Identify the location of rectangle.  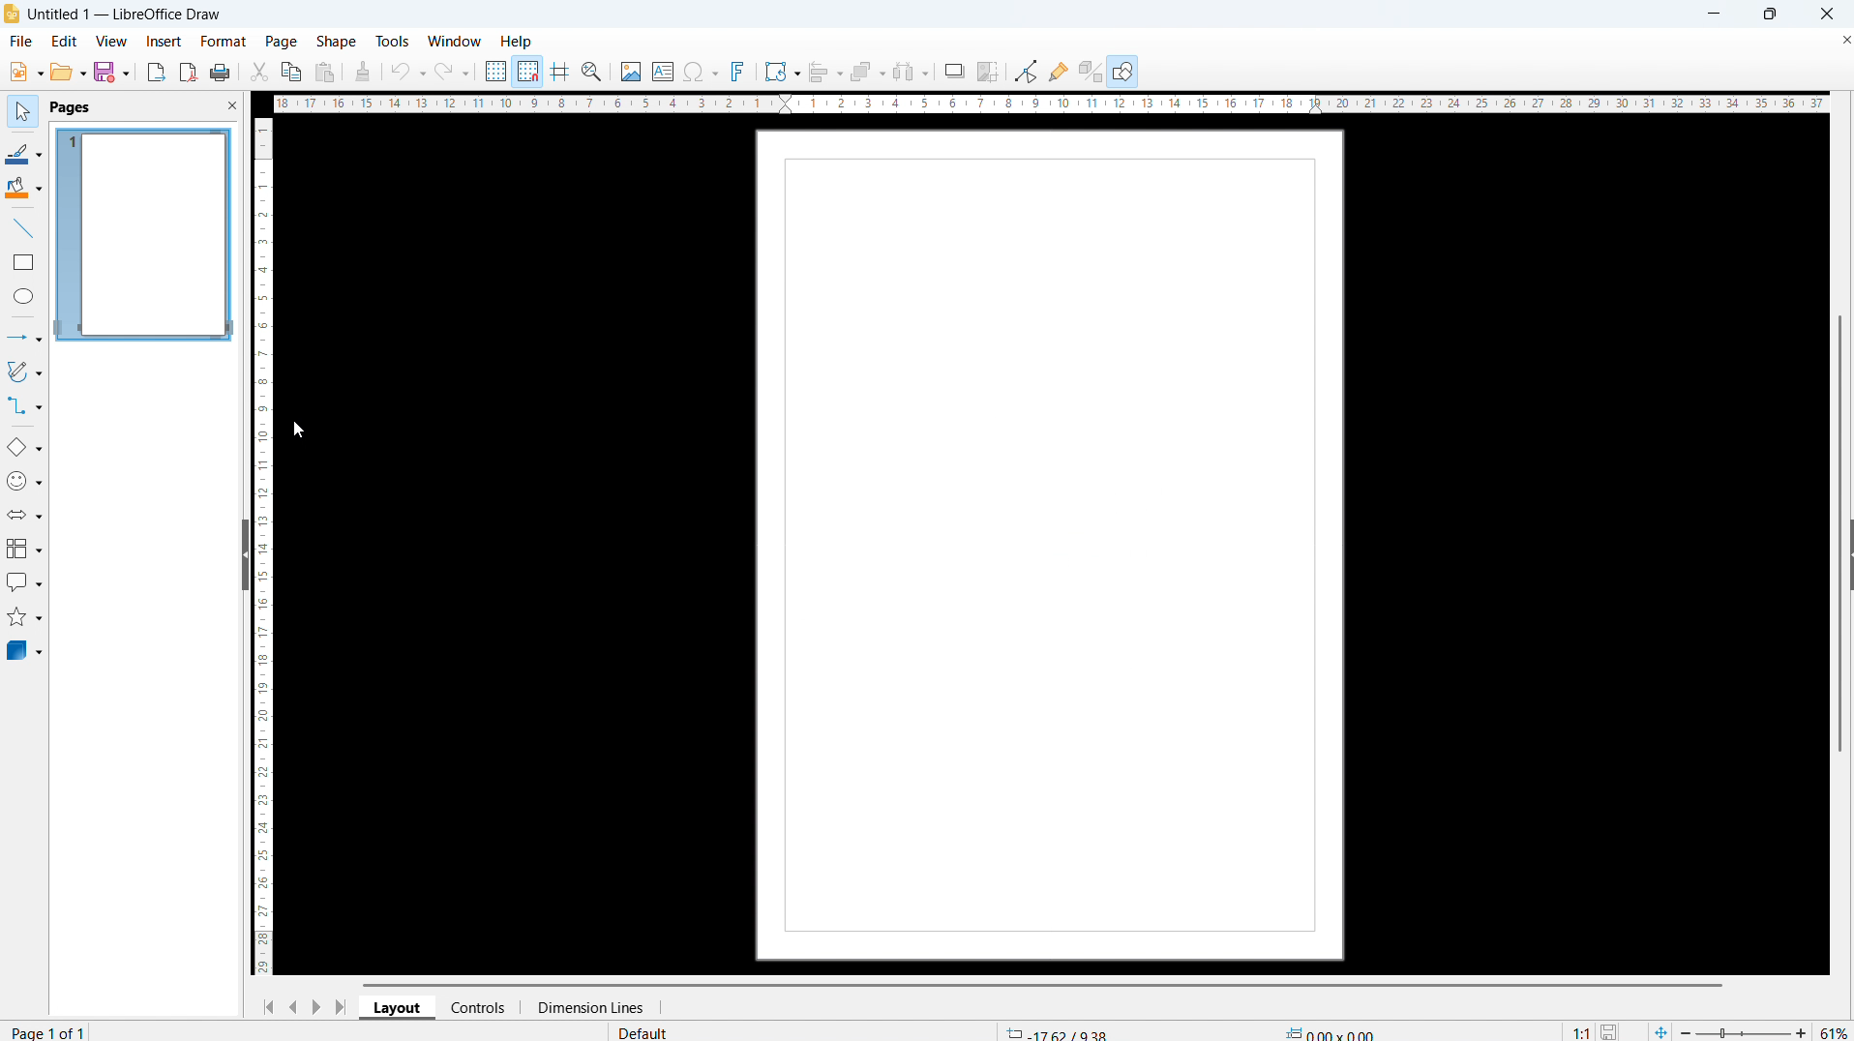
(24, 263).